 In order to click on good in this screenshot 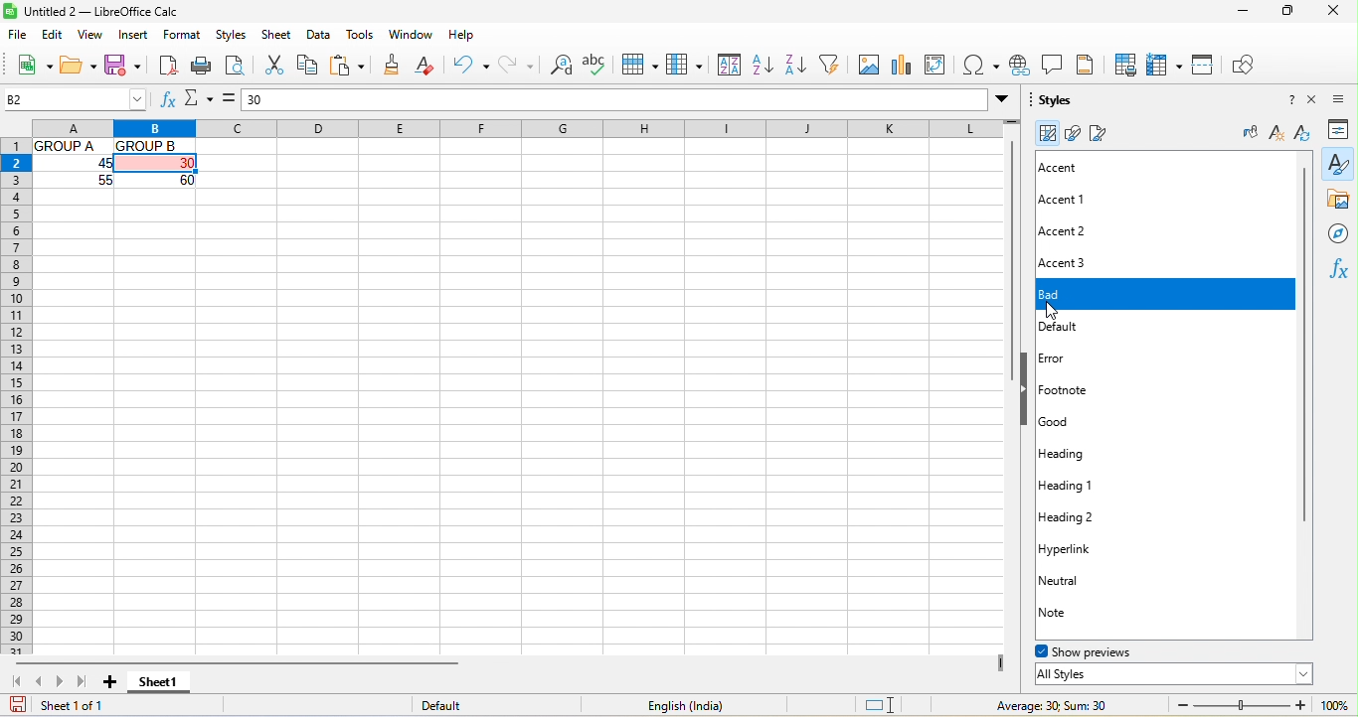, I will do `click(1078, 422)`.